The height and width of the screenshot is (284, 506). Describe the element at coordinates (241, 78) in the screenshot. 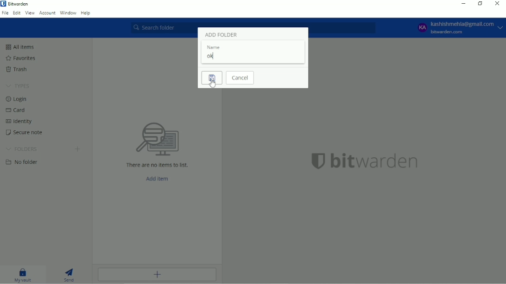

I see `Cancel` at that location.